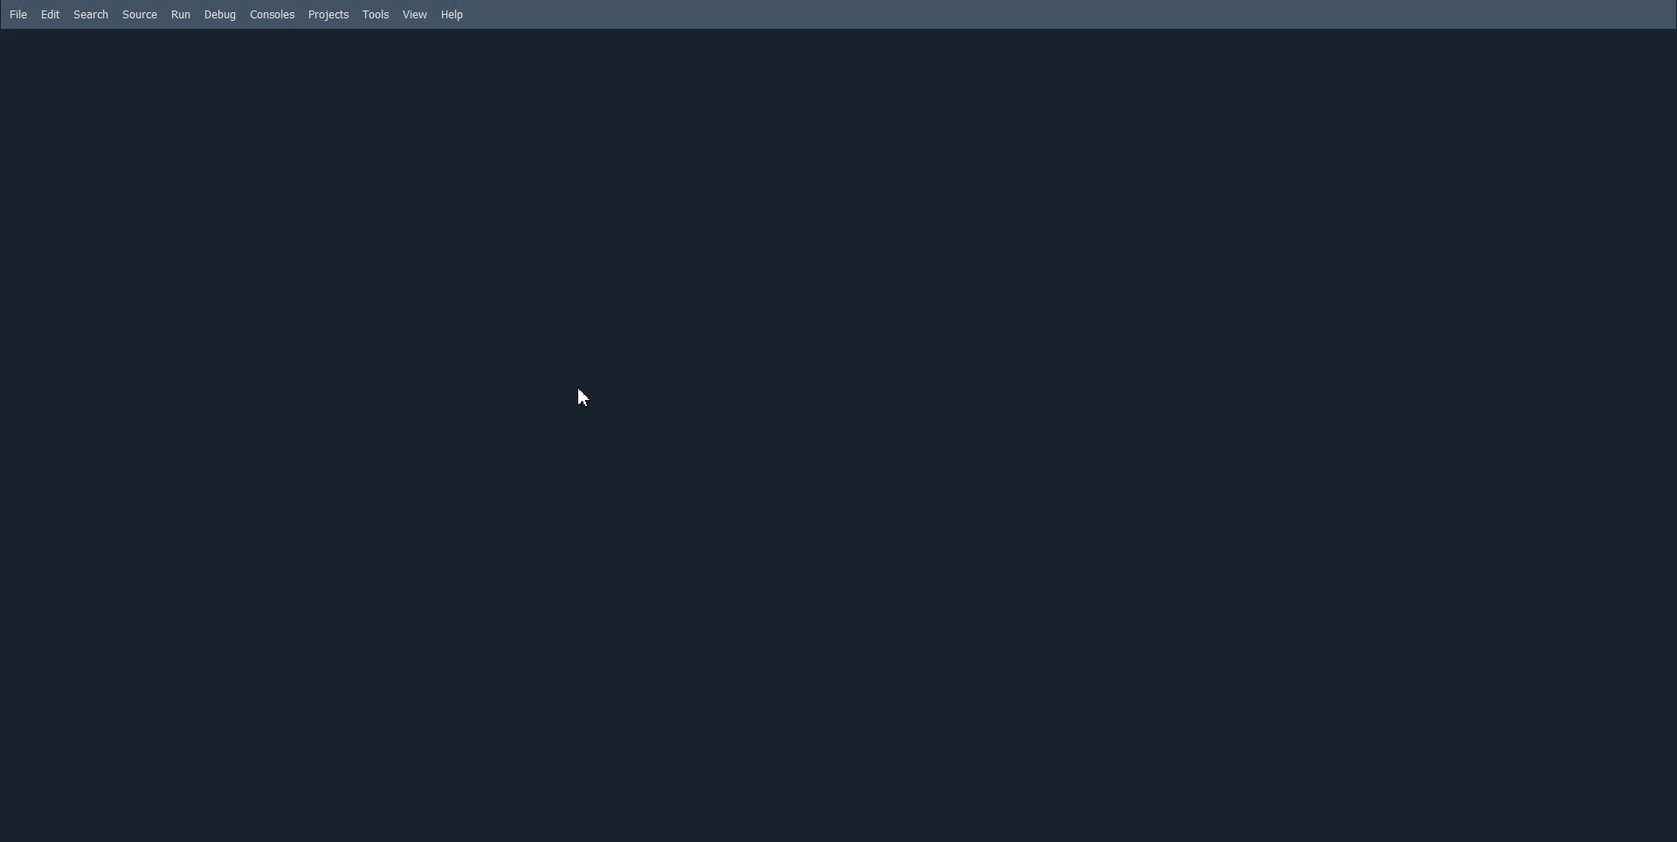 This screenshot has width=1677, height=842. I want to click on Debug, so click(220, 15).